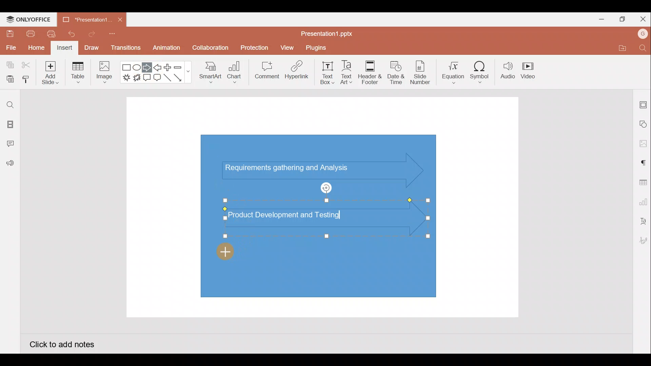 The height and width of the screenshot is (366, 651). What do you see at coordinates (210, 71) in the screenshot?
I see `SmartArt` at bounding box center [210, 71].